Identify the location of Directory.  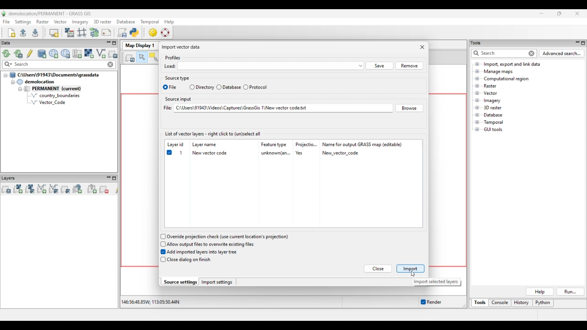
(201, 87).